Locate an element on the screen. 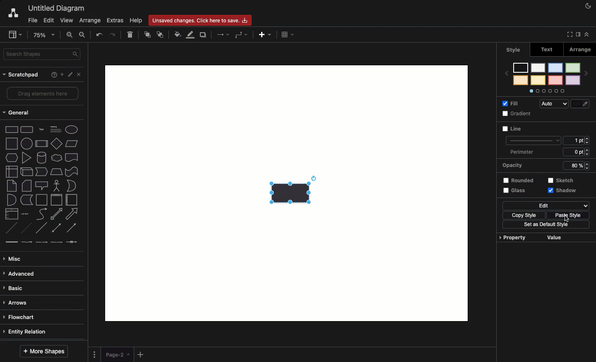  color 2 is located at coordinates (573, 80).